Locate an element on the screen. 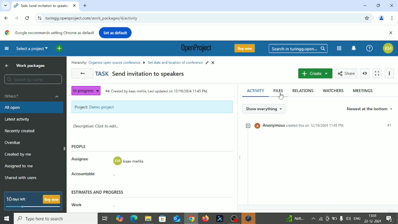  All open is located at coordinates (17, 108).